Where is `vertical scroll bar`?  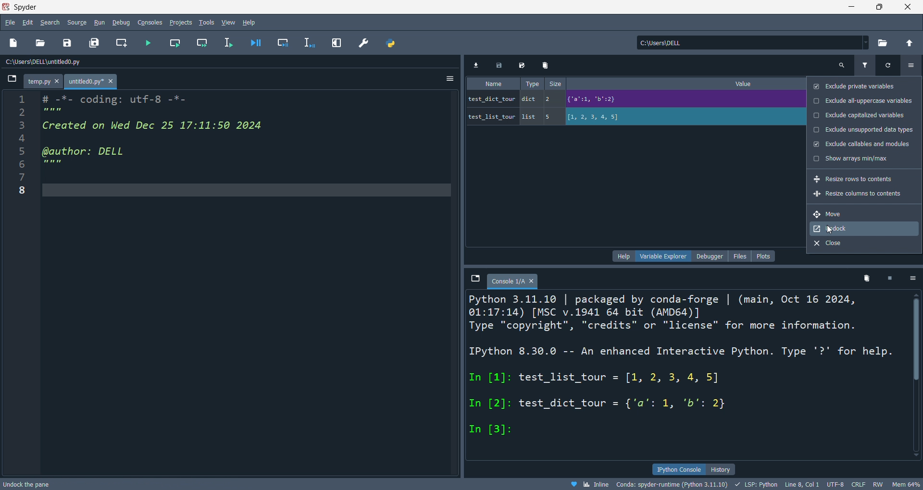 vertical scroll bar is located at coordinates (917, 372).